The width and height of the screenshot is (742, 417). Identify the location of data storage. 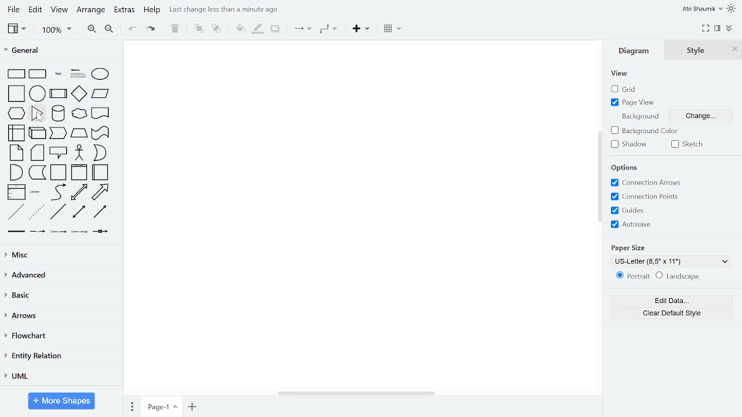
(38, 174).